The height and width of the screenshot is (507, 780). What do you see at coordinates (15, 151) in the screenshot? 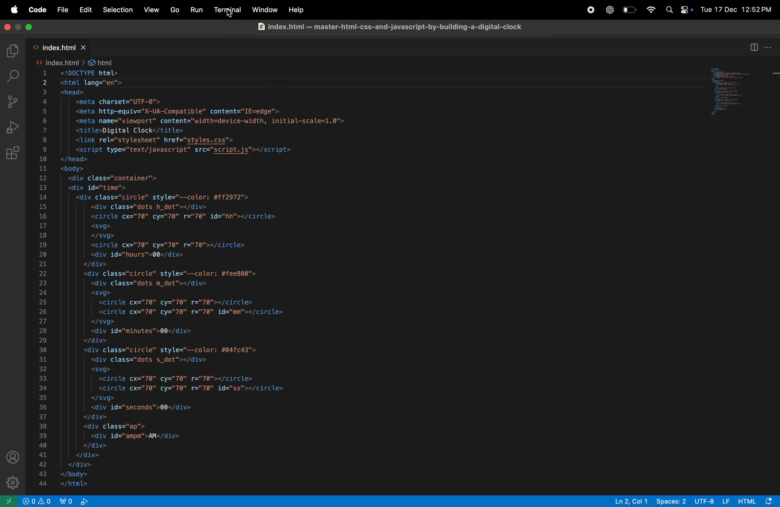
I see `extensions` at bounding box center [15, 151].